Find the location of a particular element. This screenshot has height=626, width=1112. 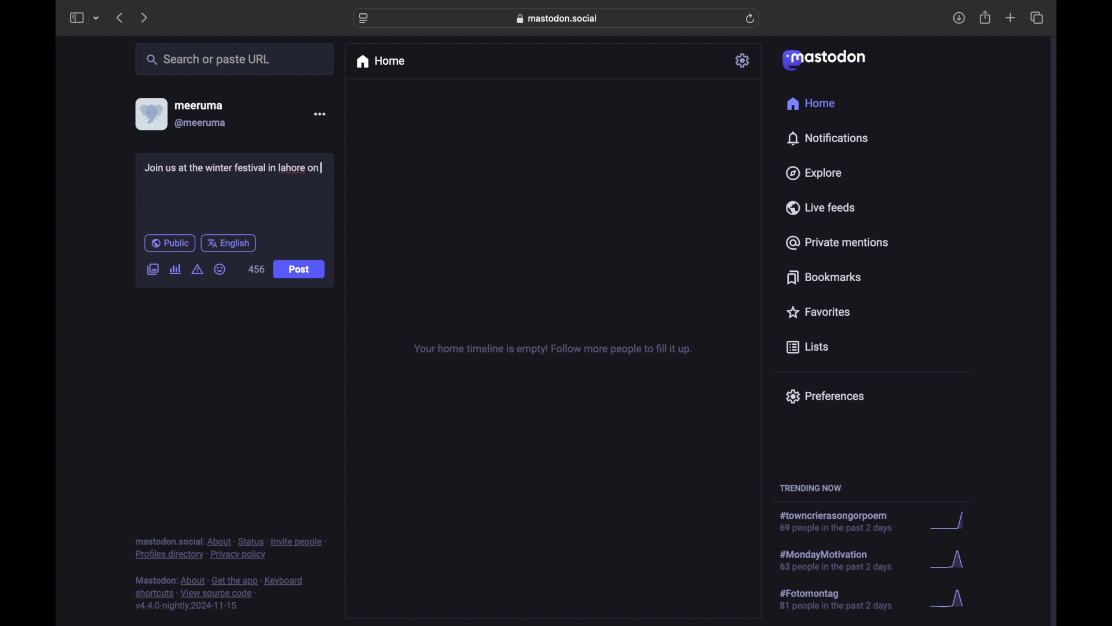

display picture is located at coordinates (150, 114).